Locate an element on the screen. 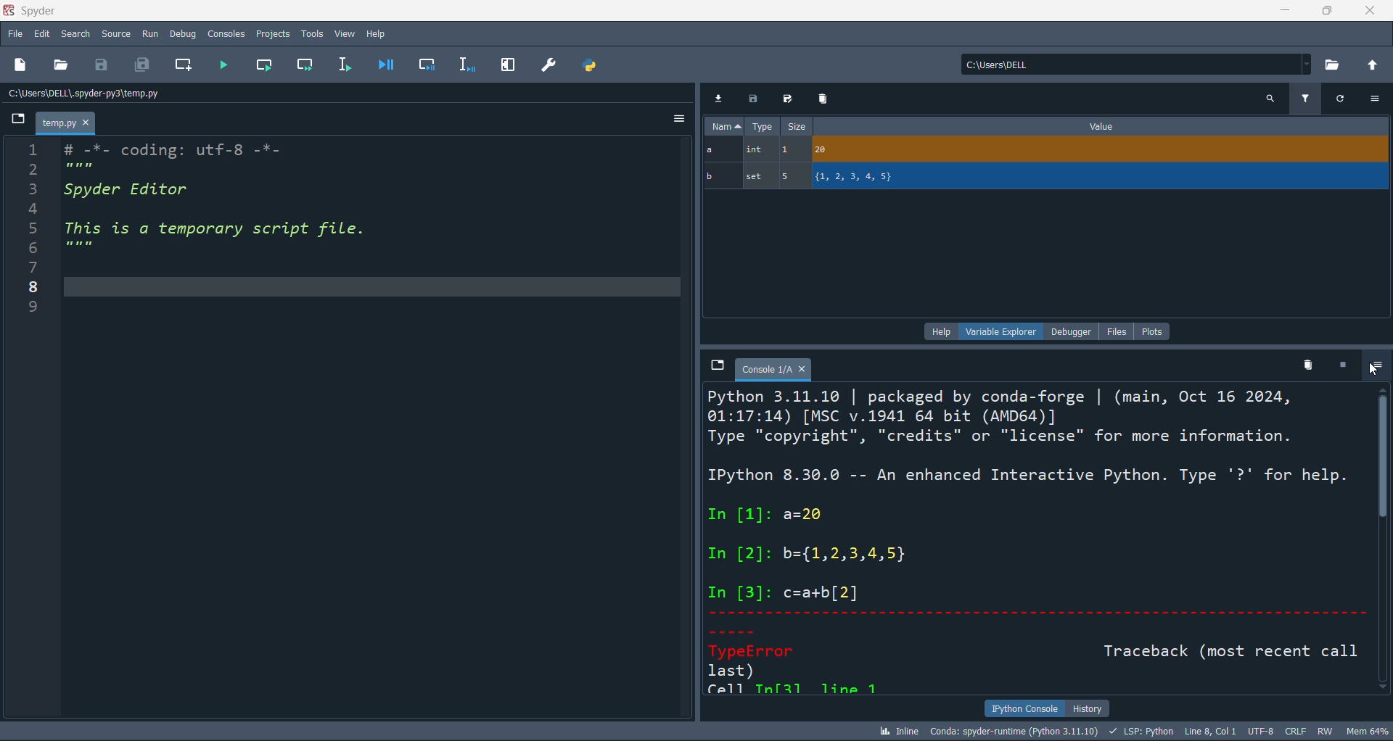 Image resolution: width=1393 pixels, height=741 pixels. browse tabs is located at coordinates (715, 365).